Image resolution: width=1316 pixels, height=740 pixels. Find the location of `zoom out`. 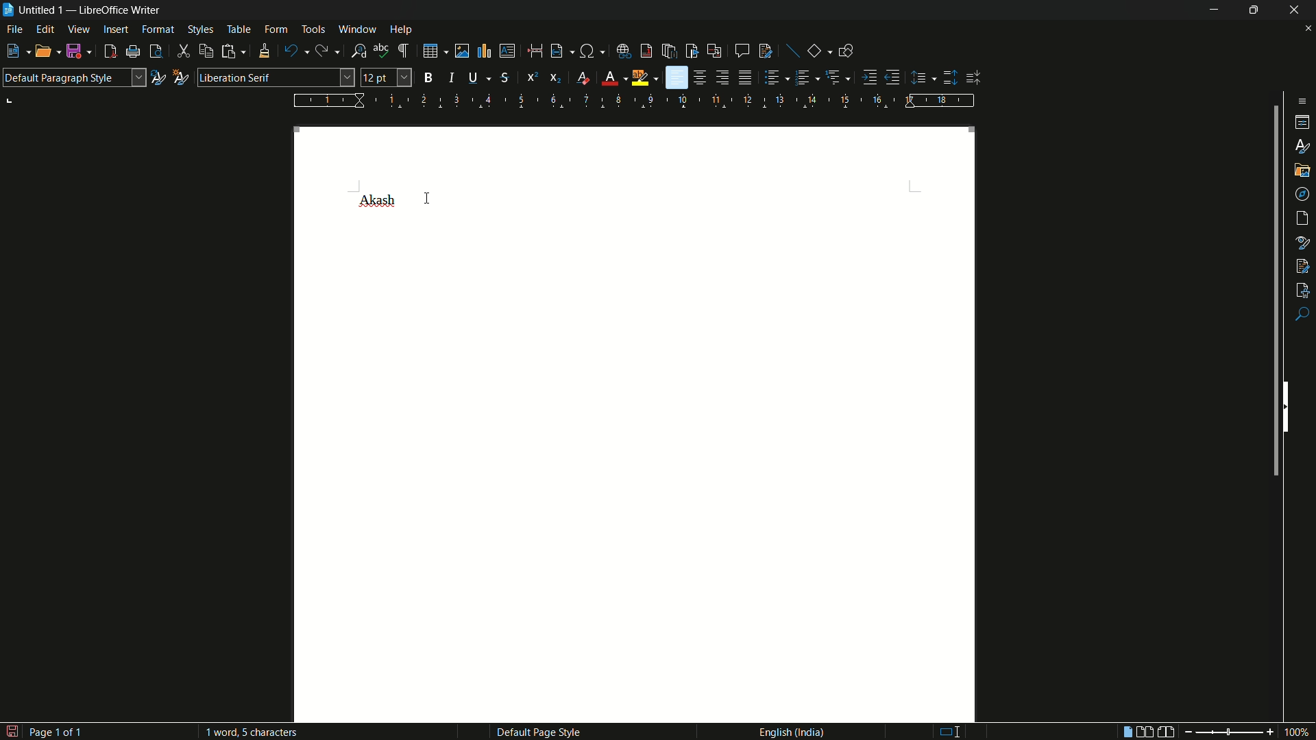

zoom out is located at coordinates (1185, 732).